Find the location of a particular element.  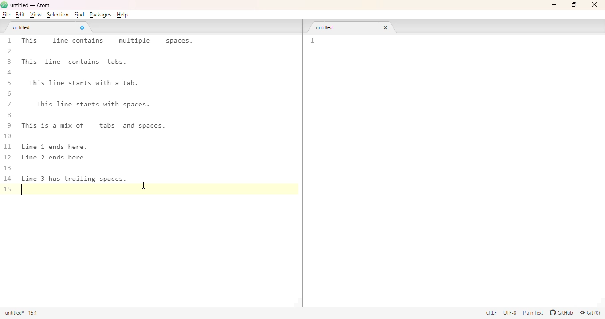

close tab is located at coordinates (82, 27).